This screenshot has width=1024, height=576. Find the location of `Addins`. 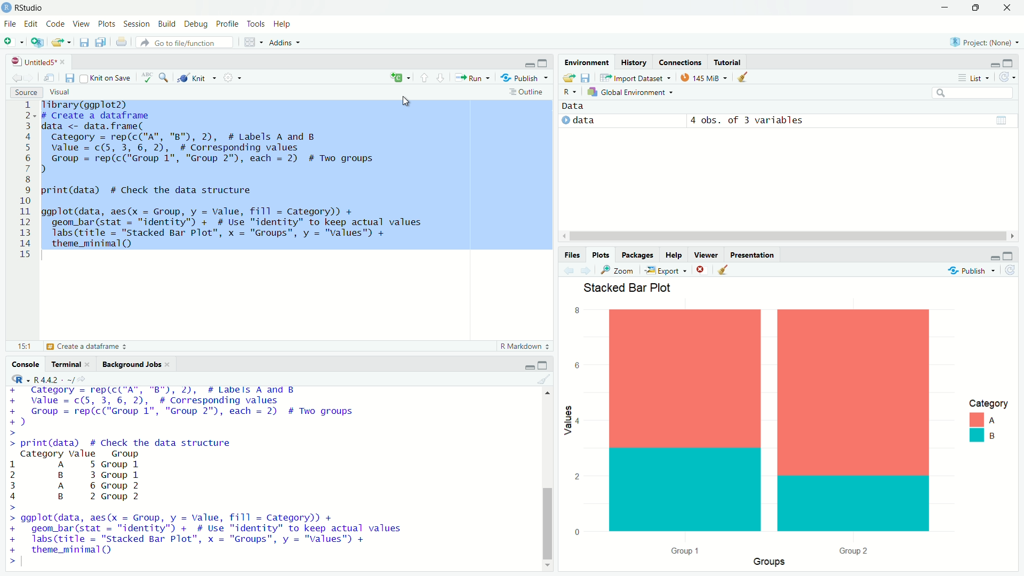

Addins is located at coordinates (287, 44).